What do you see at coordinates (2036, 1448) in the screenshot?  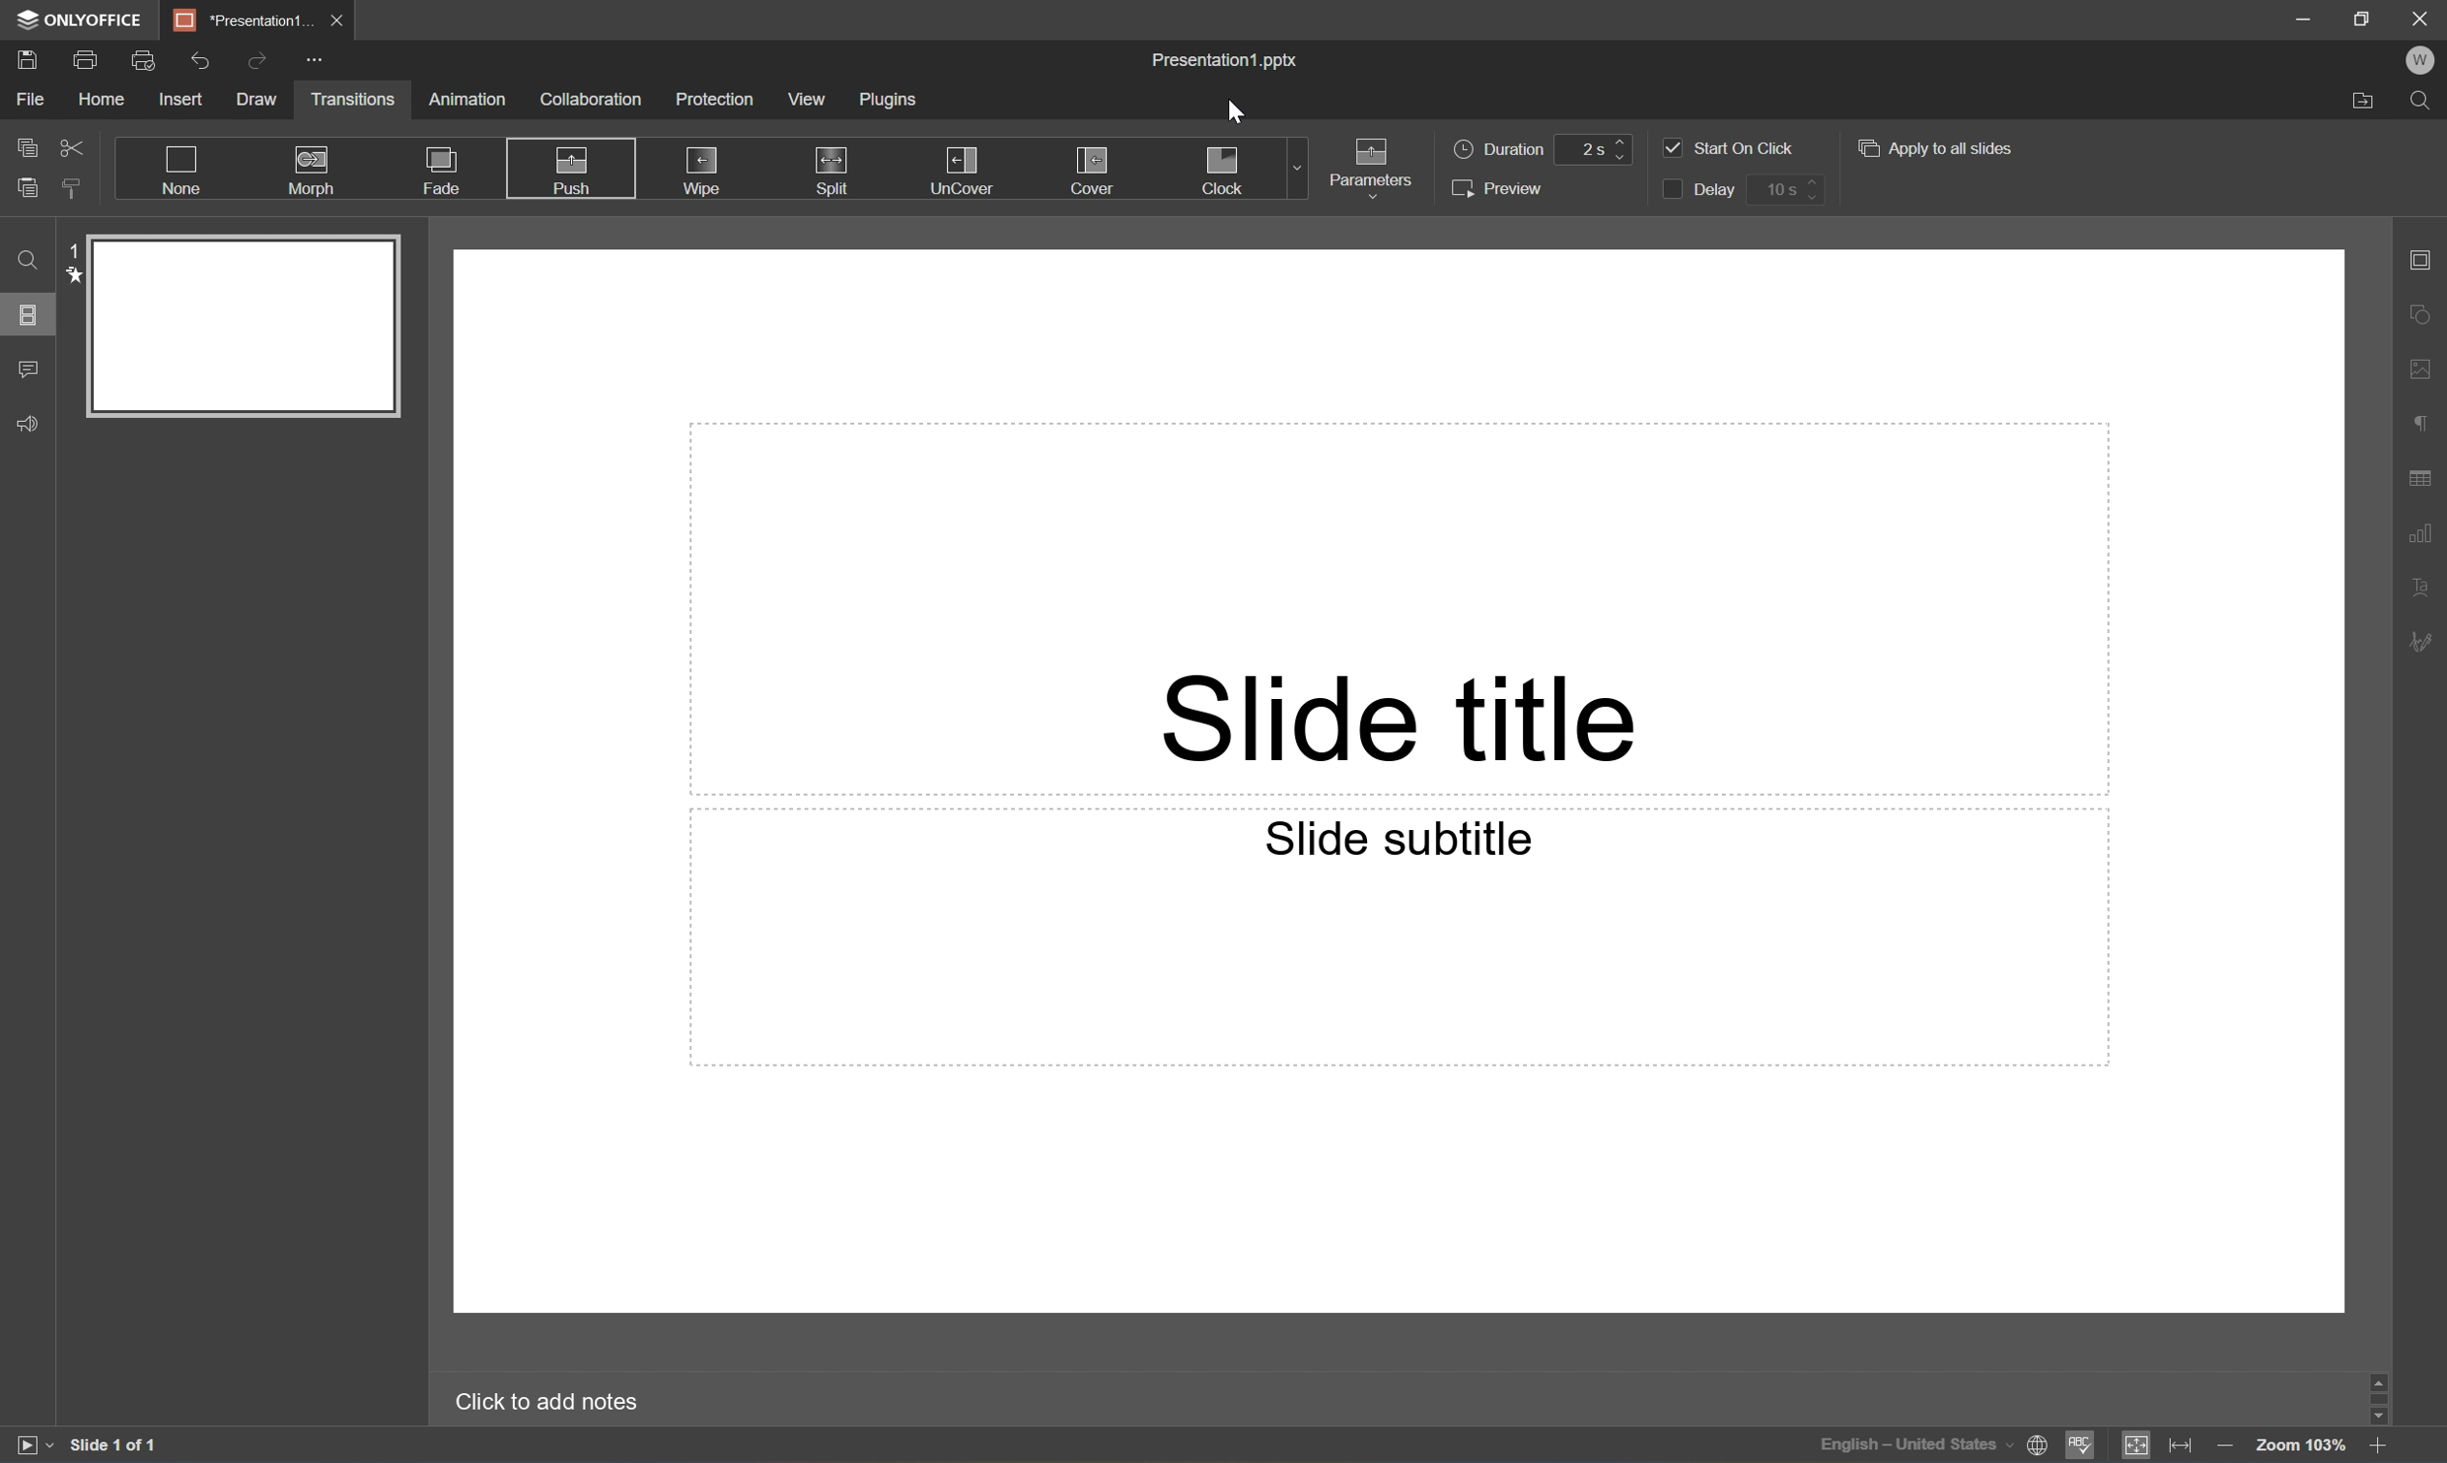 I see `Set document language` at bounding box center [2036, 1448].